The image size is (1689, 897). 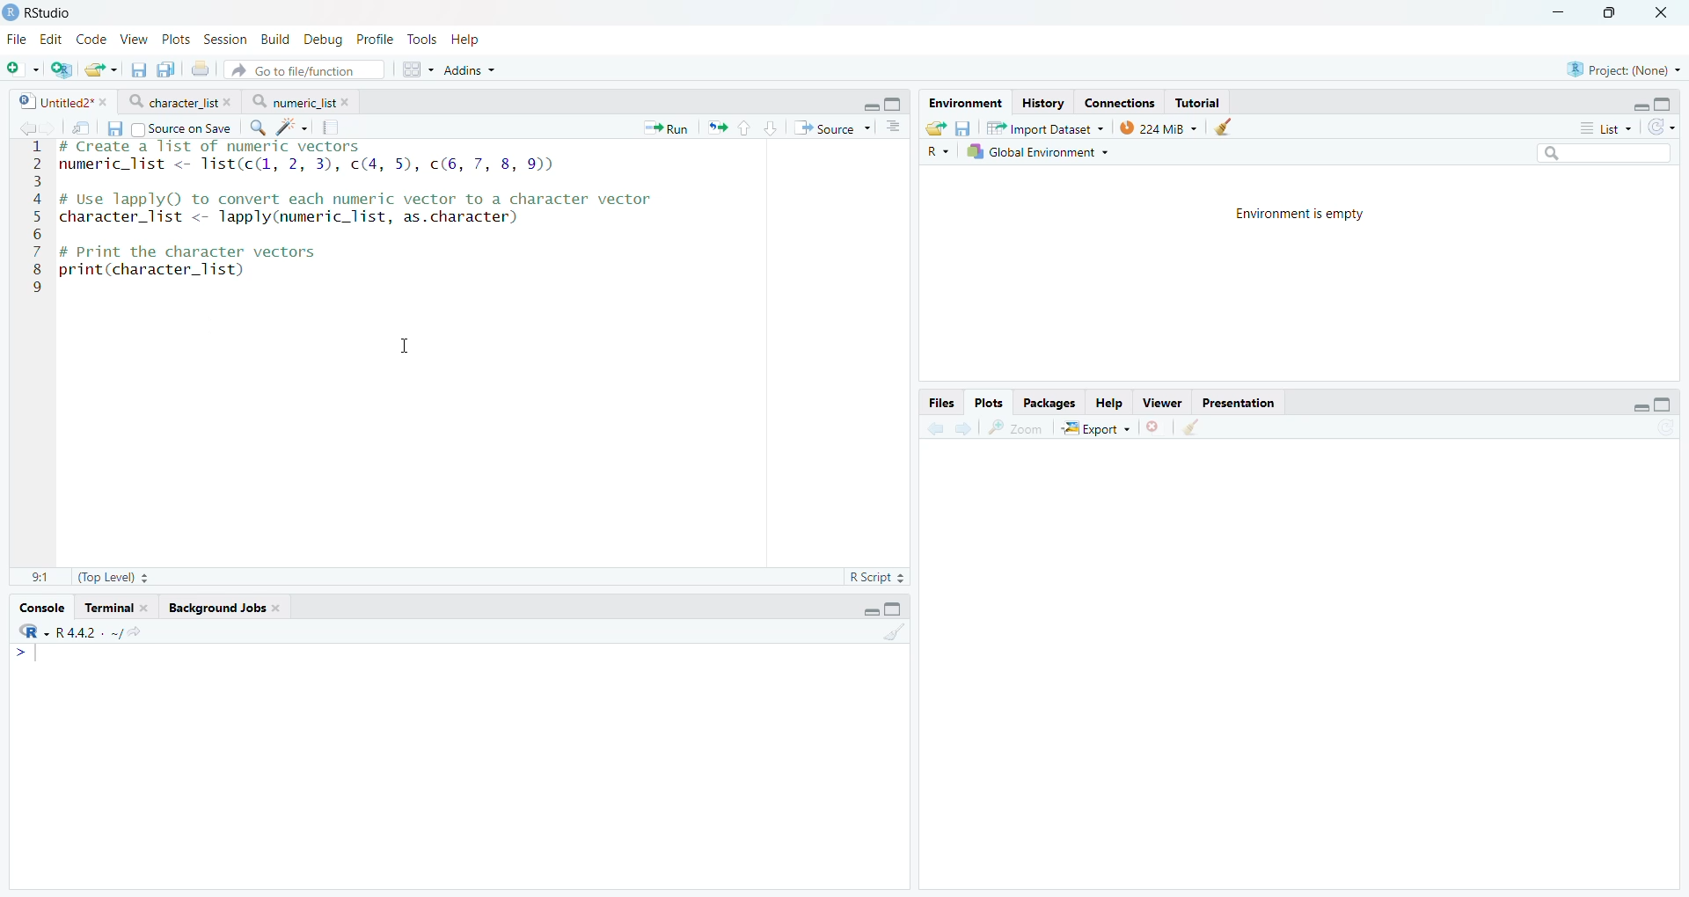 What do you see at coordinates (1666, 429) in the screenshot?
I see `Refresh list` at bounding box center [1666, 429].